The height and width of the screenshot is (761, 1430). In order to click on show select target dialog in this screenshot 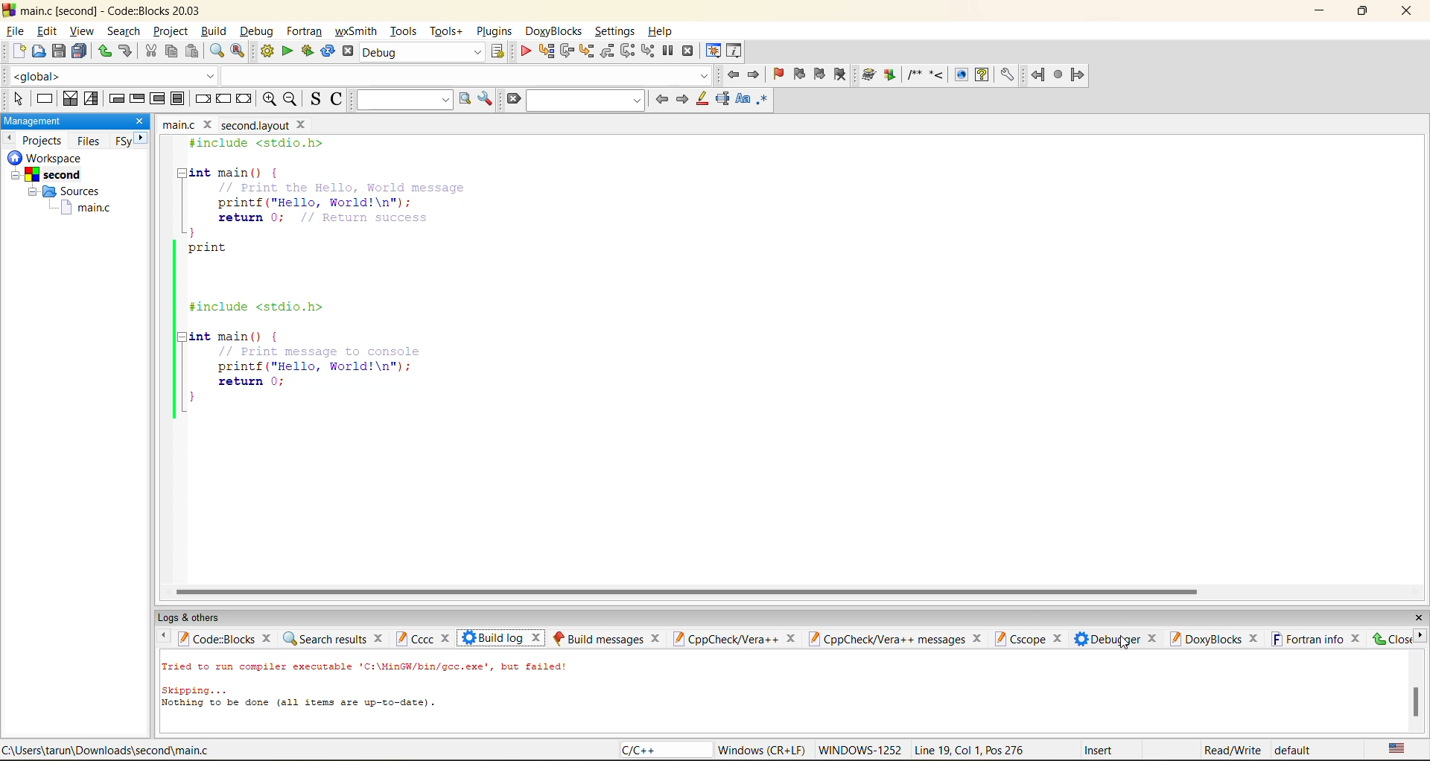, I will do `click(495, 51)`.